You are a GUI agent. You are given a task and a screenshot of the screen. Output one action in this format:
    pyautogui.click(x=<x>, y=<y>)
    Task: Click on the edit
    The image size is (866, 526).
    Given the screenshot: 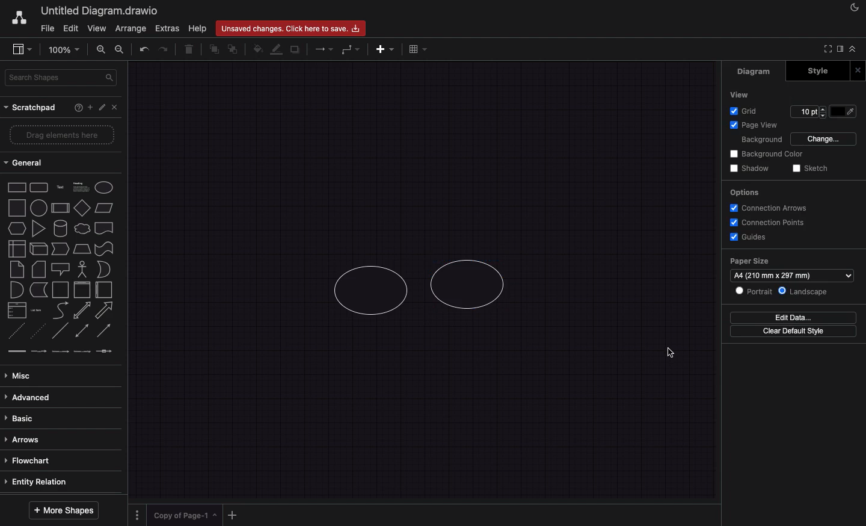 What is the action you would take?
    pyautogui.click(x=102, y=107)
    